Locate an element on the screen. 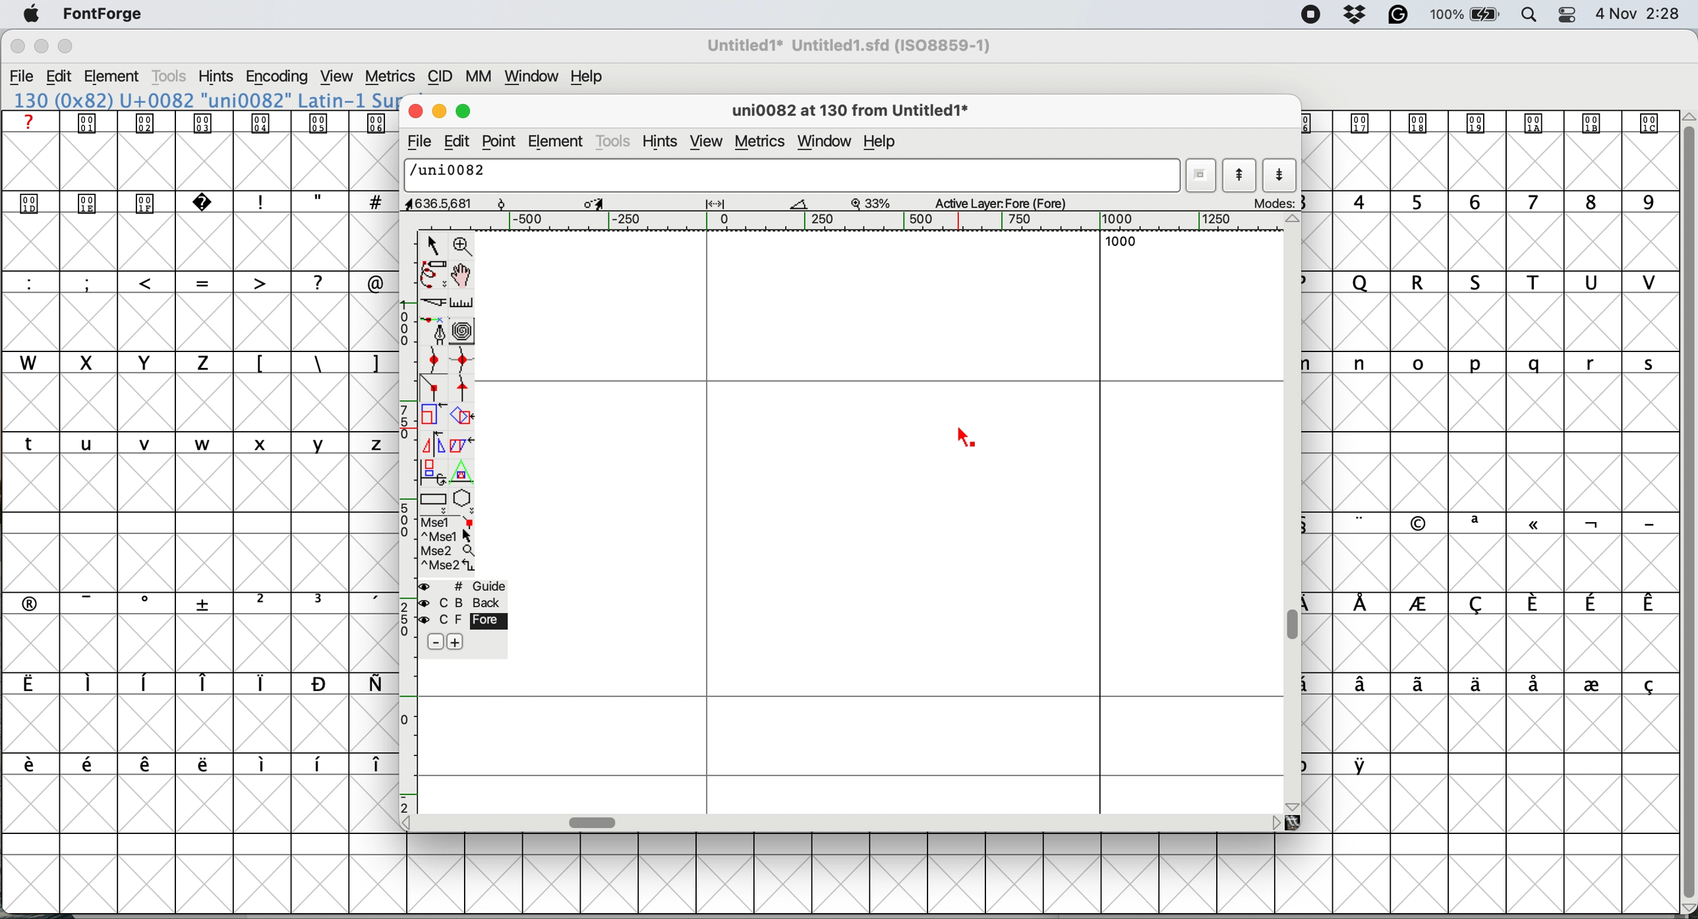  tools is located at coordinates (172, 76).